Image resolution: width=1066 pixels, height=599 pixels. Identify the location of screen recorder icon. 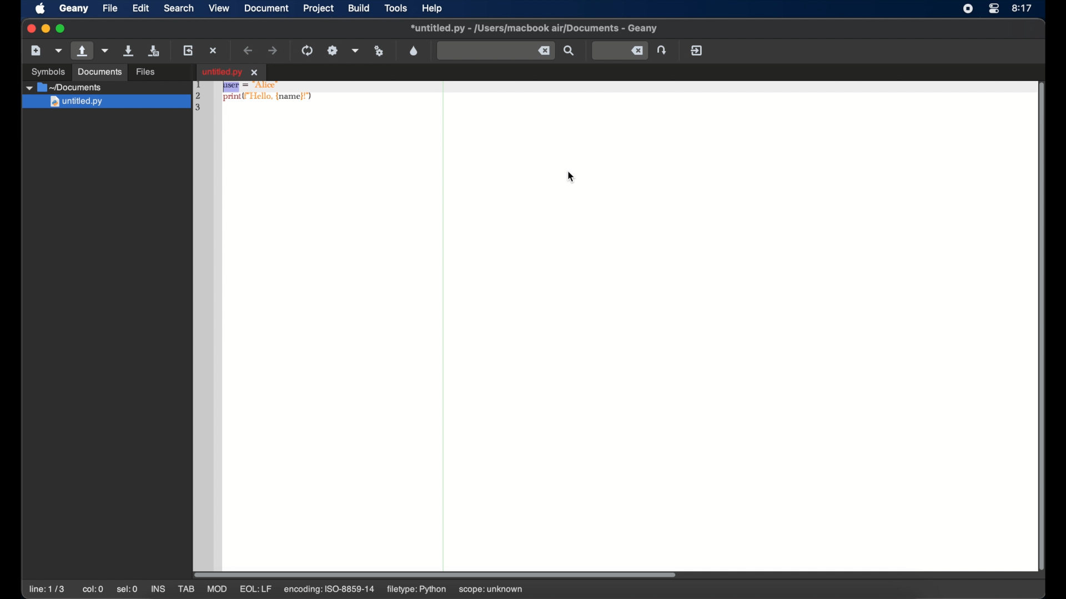
(967, 9).